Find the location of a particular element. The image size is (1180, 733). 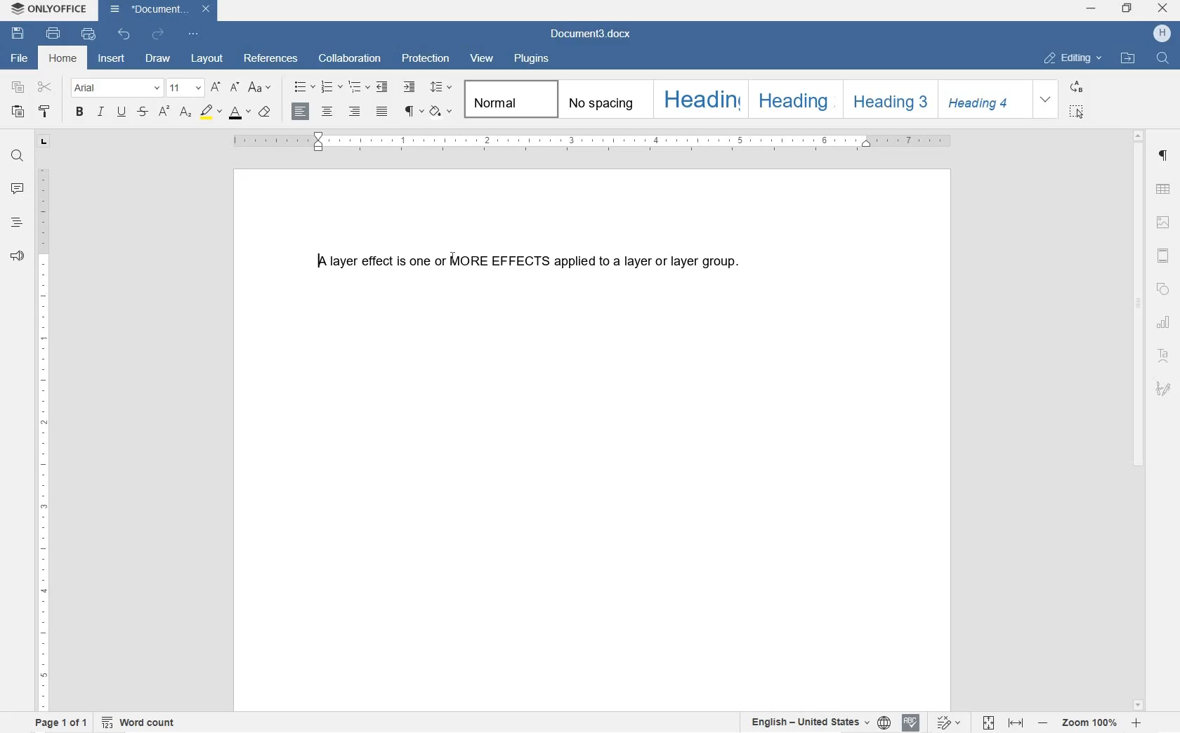

INCREASE INDENT is located at coordinates (411, 88).